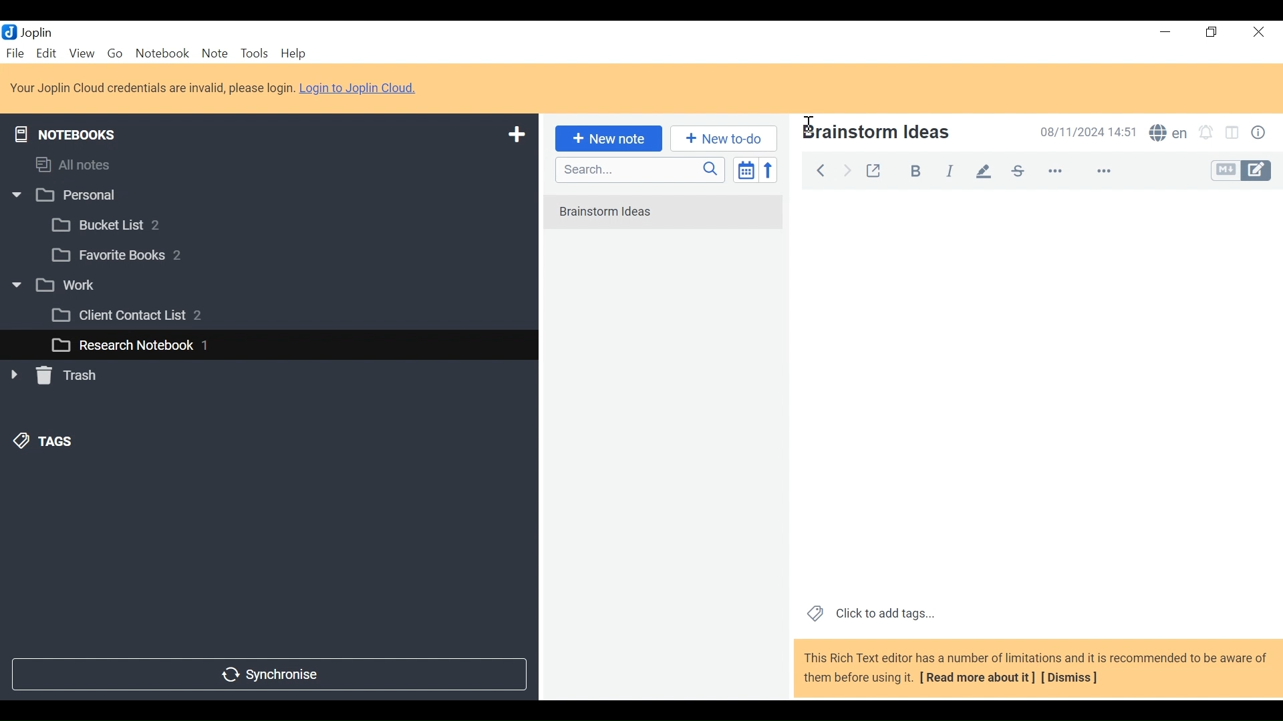 The image size is (1283, 721). I want to click on Set alarm, so click(1206, 134).